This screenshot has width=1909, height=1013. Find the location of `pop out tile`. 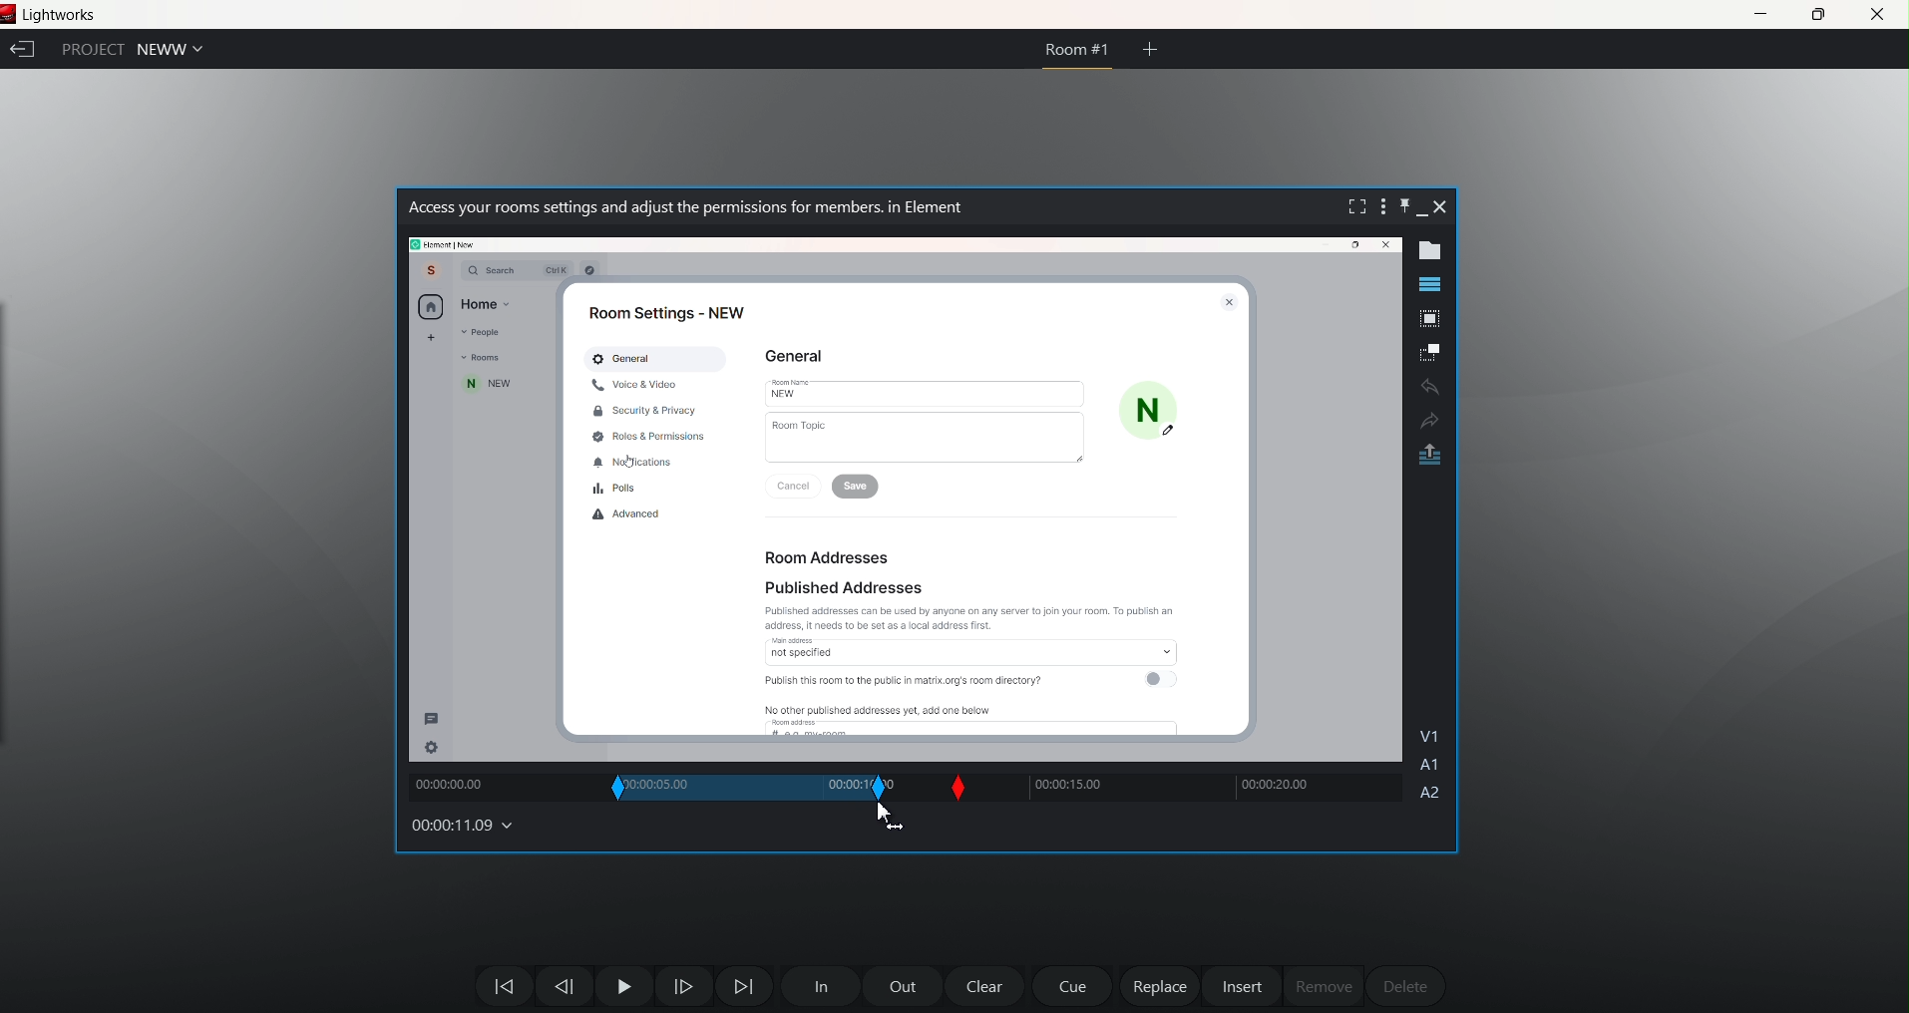

pop out tile is located at coordinates (1431, 318).